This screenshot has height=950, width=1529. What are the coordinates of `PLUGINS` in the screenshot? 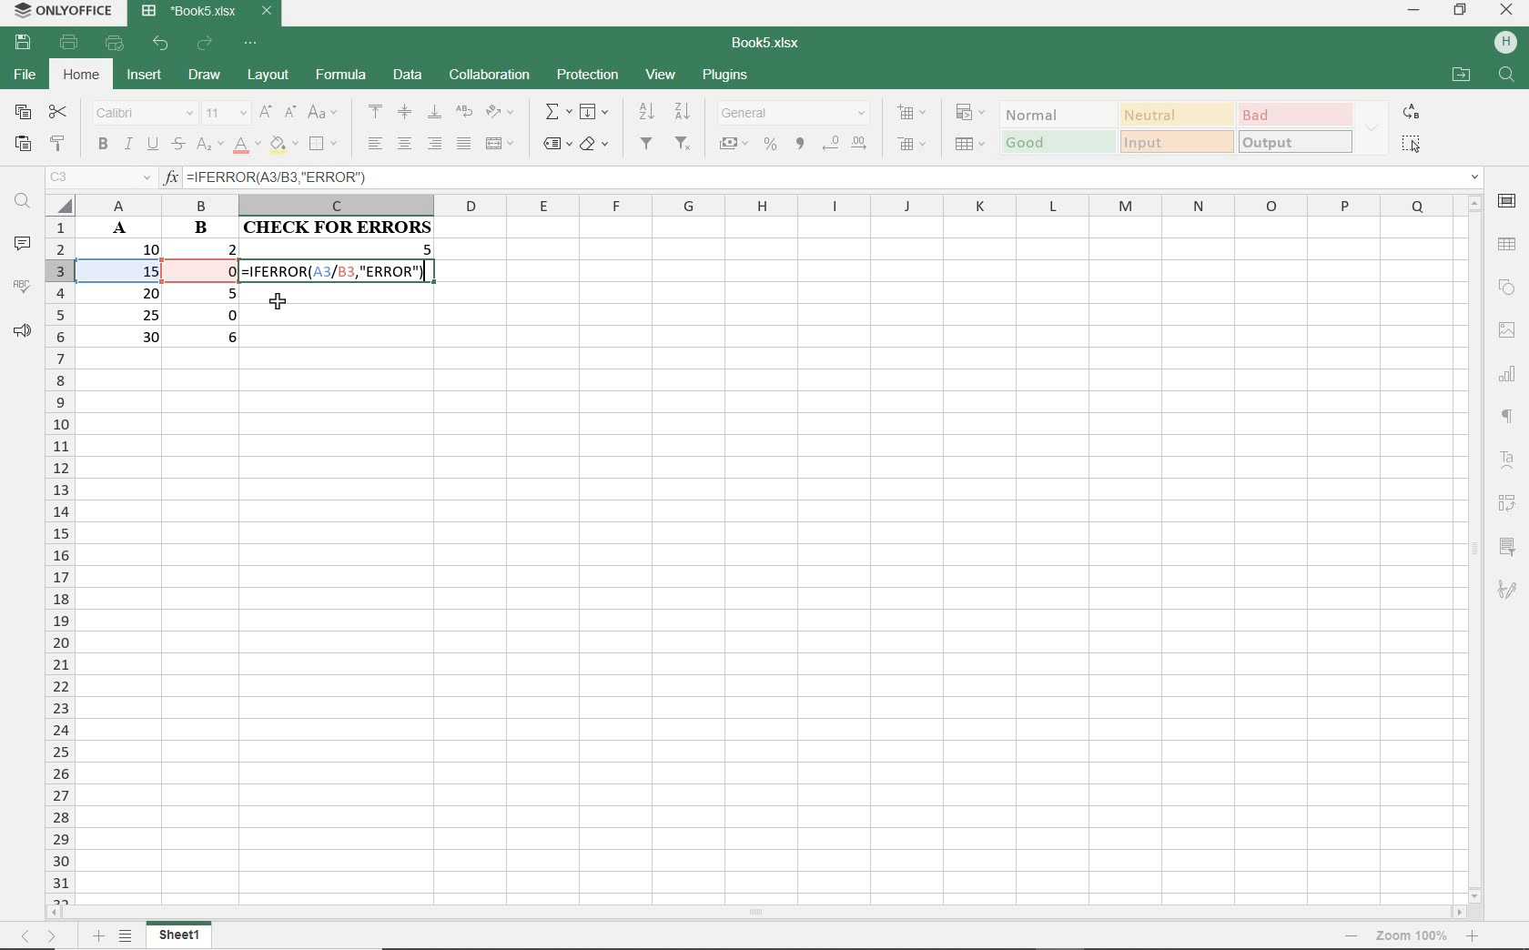 It's located at (724, 77).